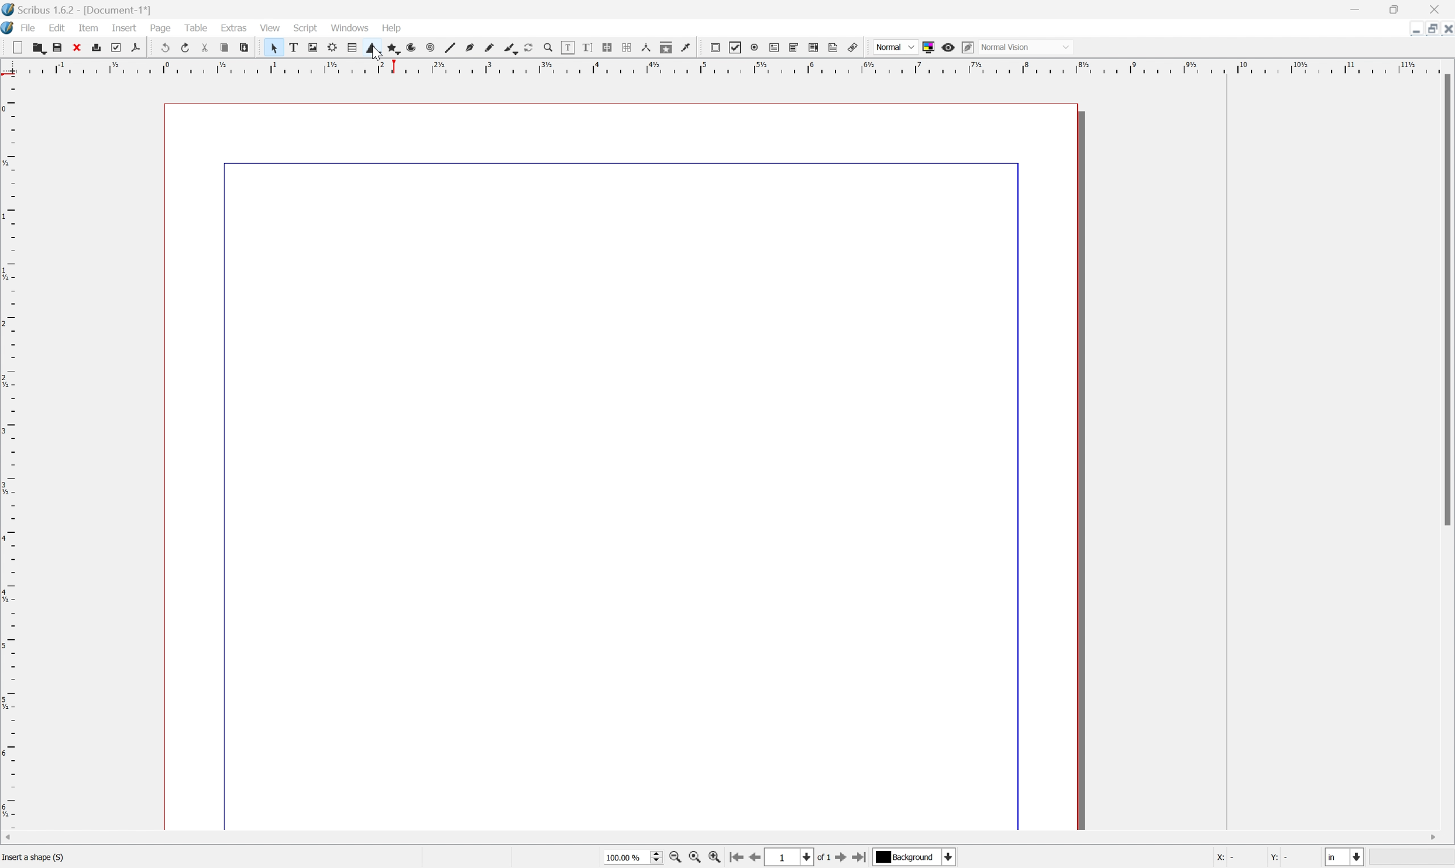 The height and width of the screenshot is (868, 1455). What do you see at coordinates (753, 47) in the screenshot?
I see `PDF radio button` at bounding box center [753, 47].